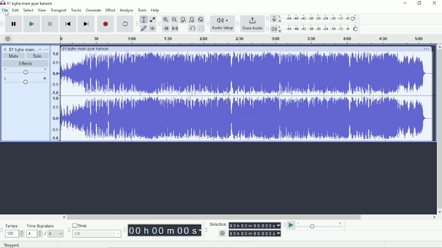 This screenshot has width=442, height=248. What do you see at coordinates (200, 19) in the screenshot?
I see `Zoom toggle` at bounding box center [200, 19].